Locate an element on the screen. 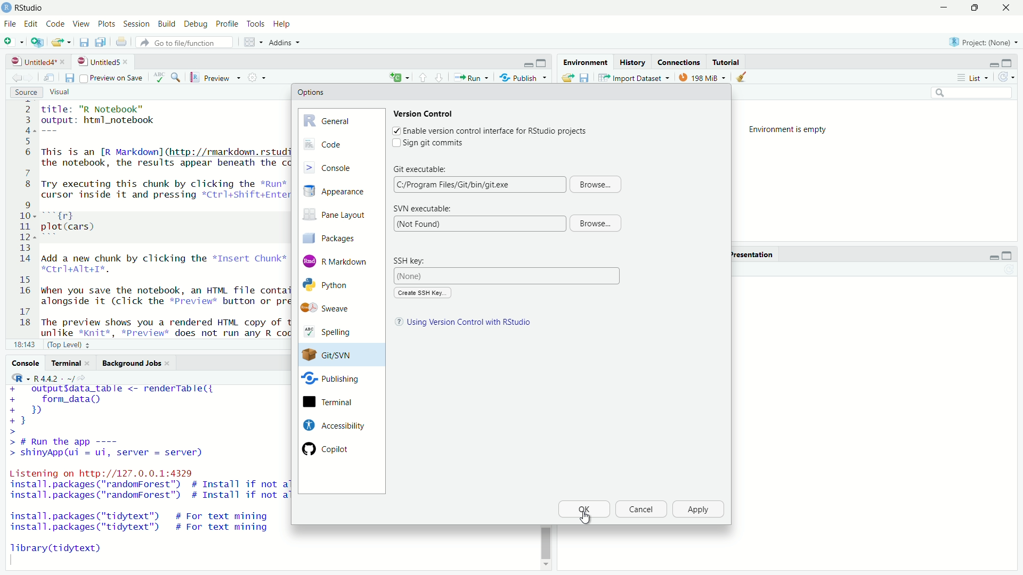 The width and height of the screenshot is (1023, 575). ? is located at coordinates (396, 323).